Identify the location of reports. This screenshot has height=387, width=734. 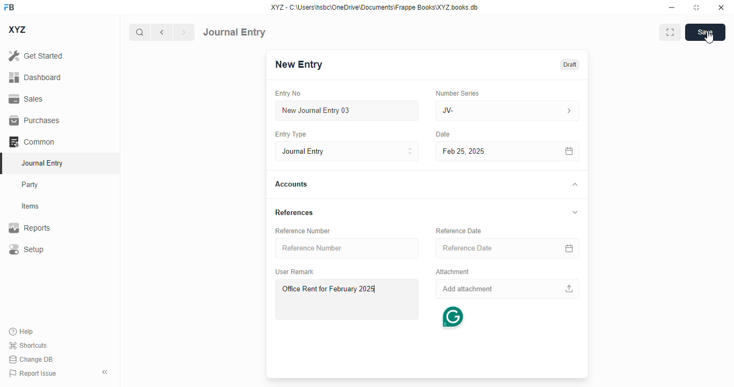
(30, 227).